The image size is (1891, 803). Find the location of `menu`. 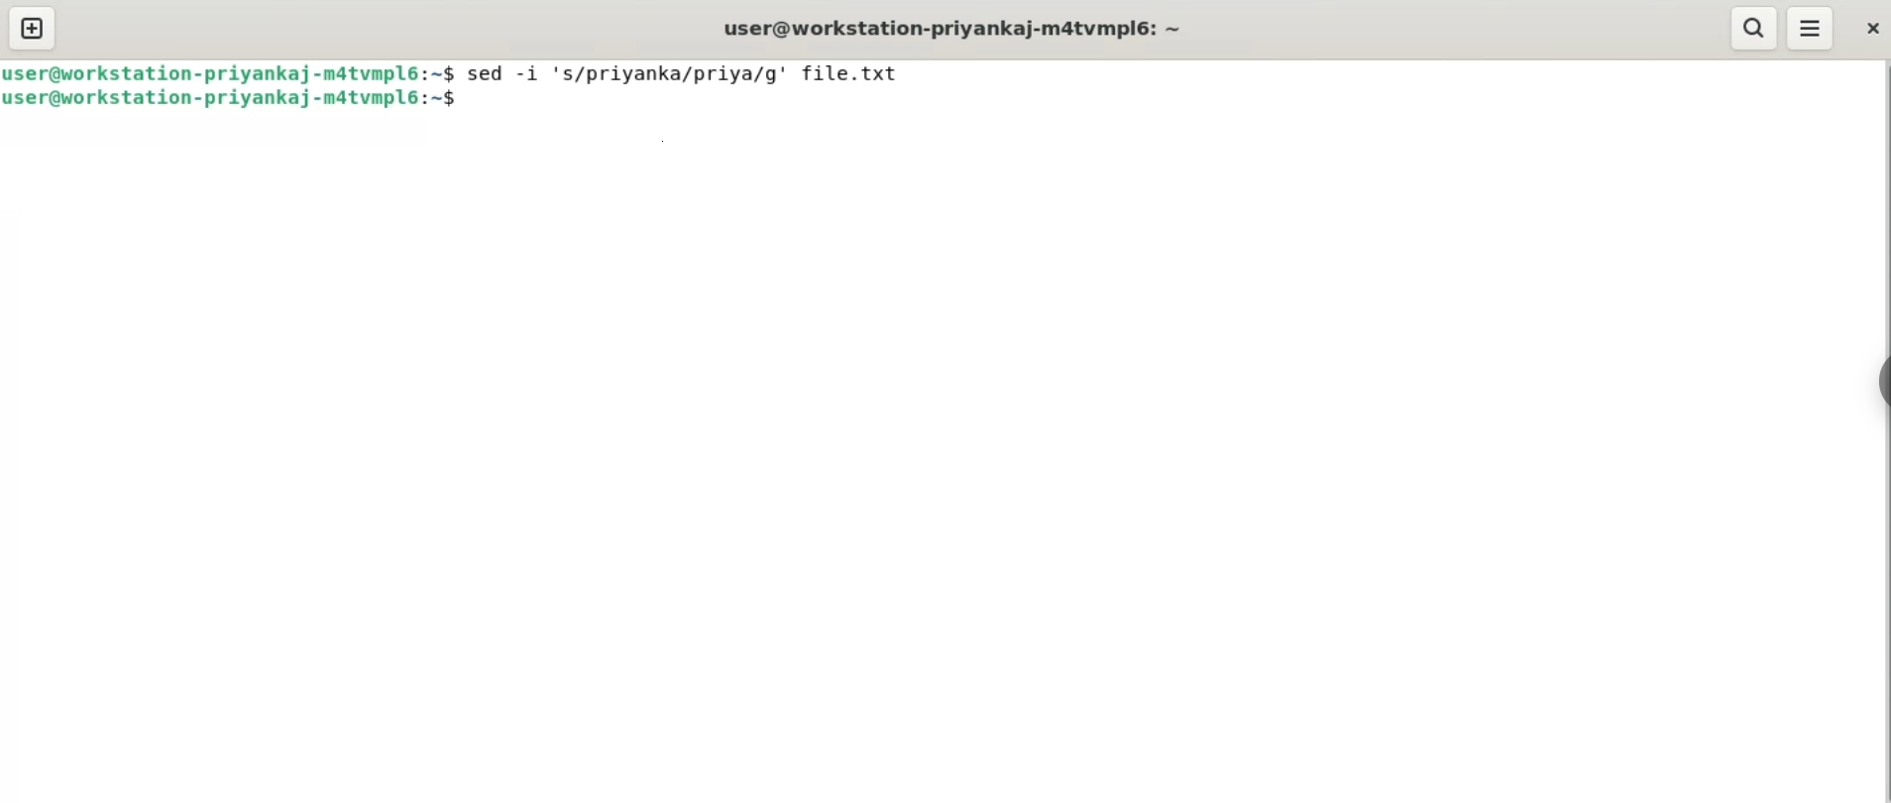

menu is located at coordinates (1812, 28).